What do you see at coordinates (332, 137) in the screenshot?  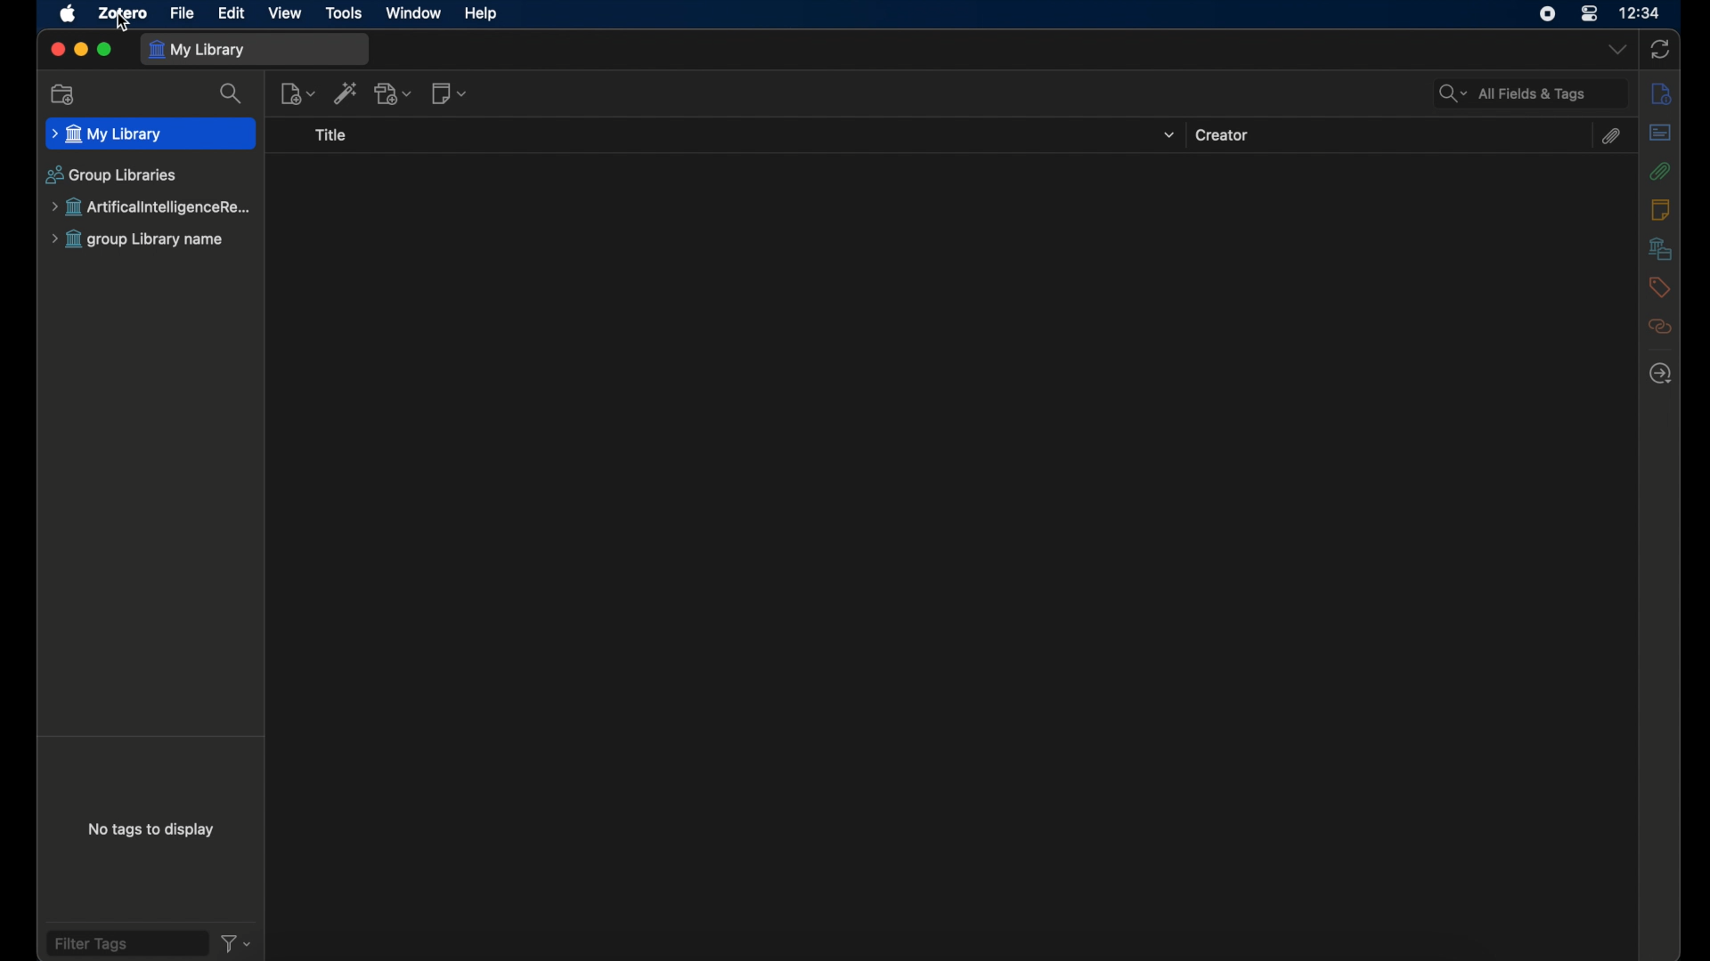 I see `title ` at bounding box center [332, 137].